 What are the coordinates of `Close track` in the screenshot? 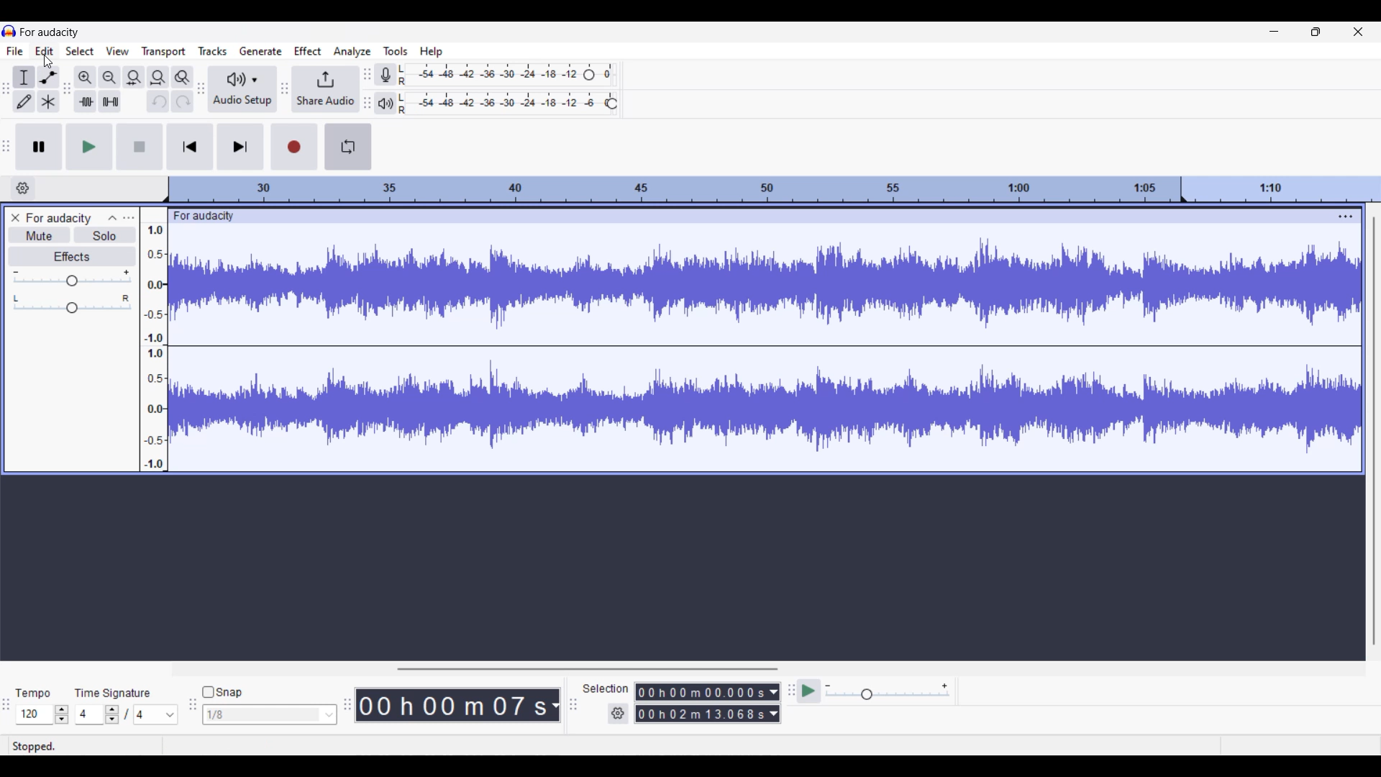 It's located at (15, 217).